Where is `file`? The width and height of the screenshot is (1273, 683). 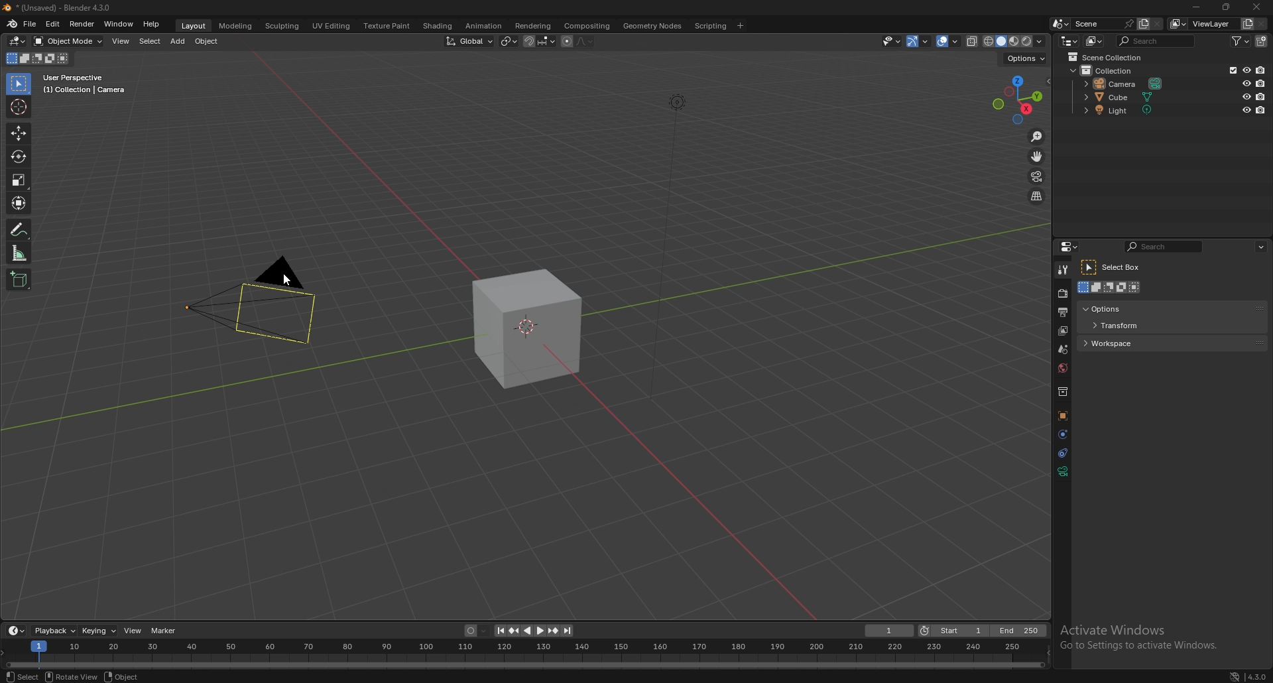
file is located at coordinates (31, 25).